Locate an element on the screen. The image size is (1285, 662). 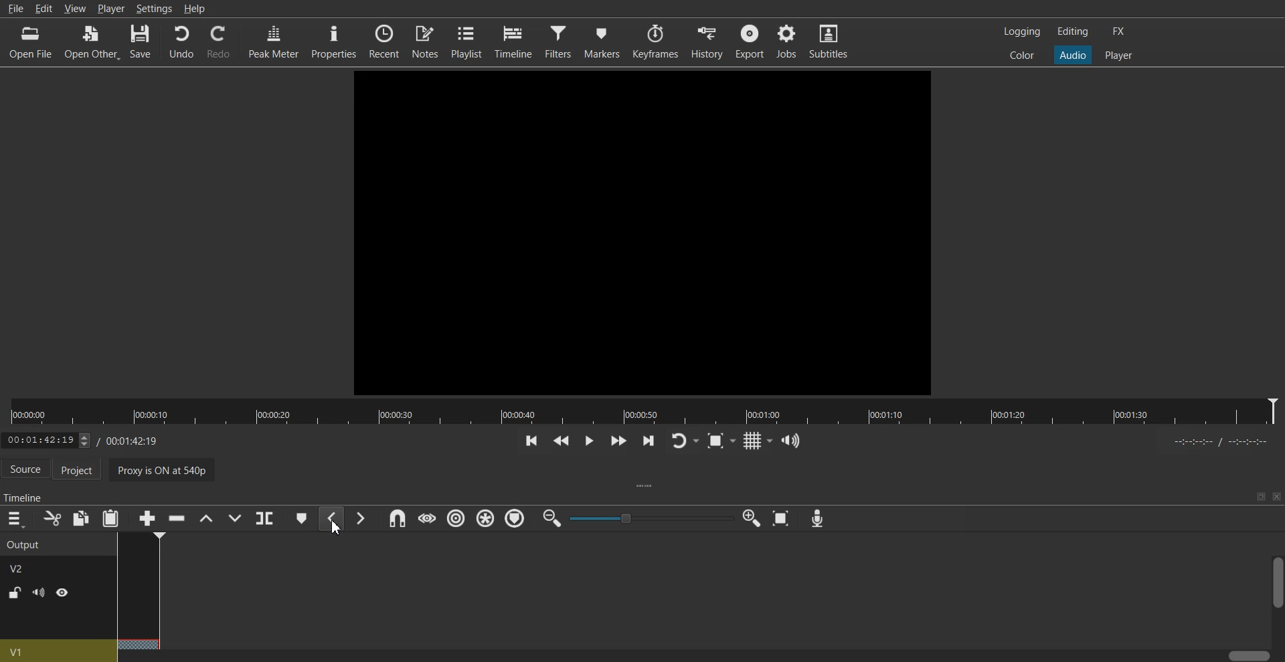
Switch to the Editing layout is located at coordinates (1073, 31).